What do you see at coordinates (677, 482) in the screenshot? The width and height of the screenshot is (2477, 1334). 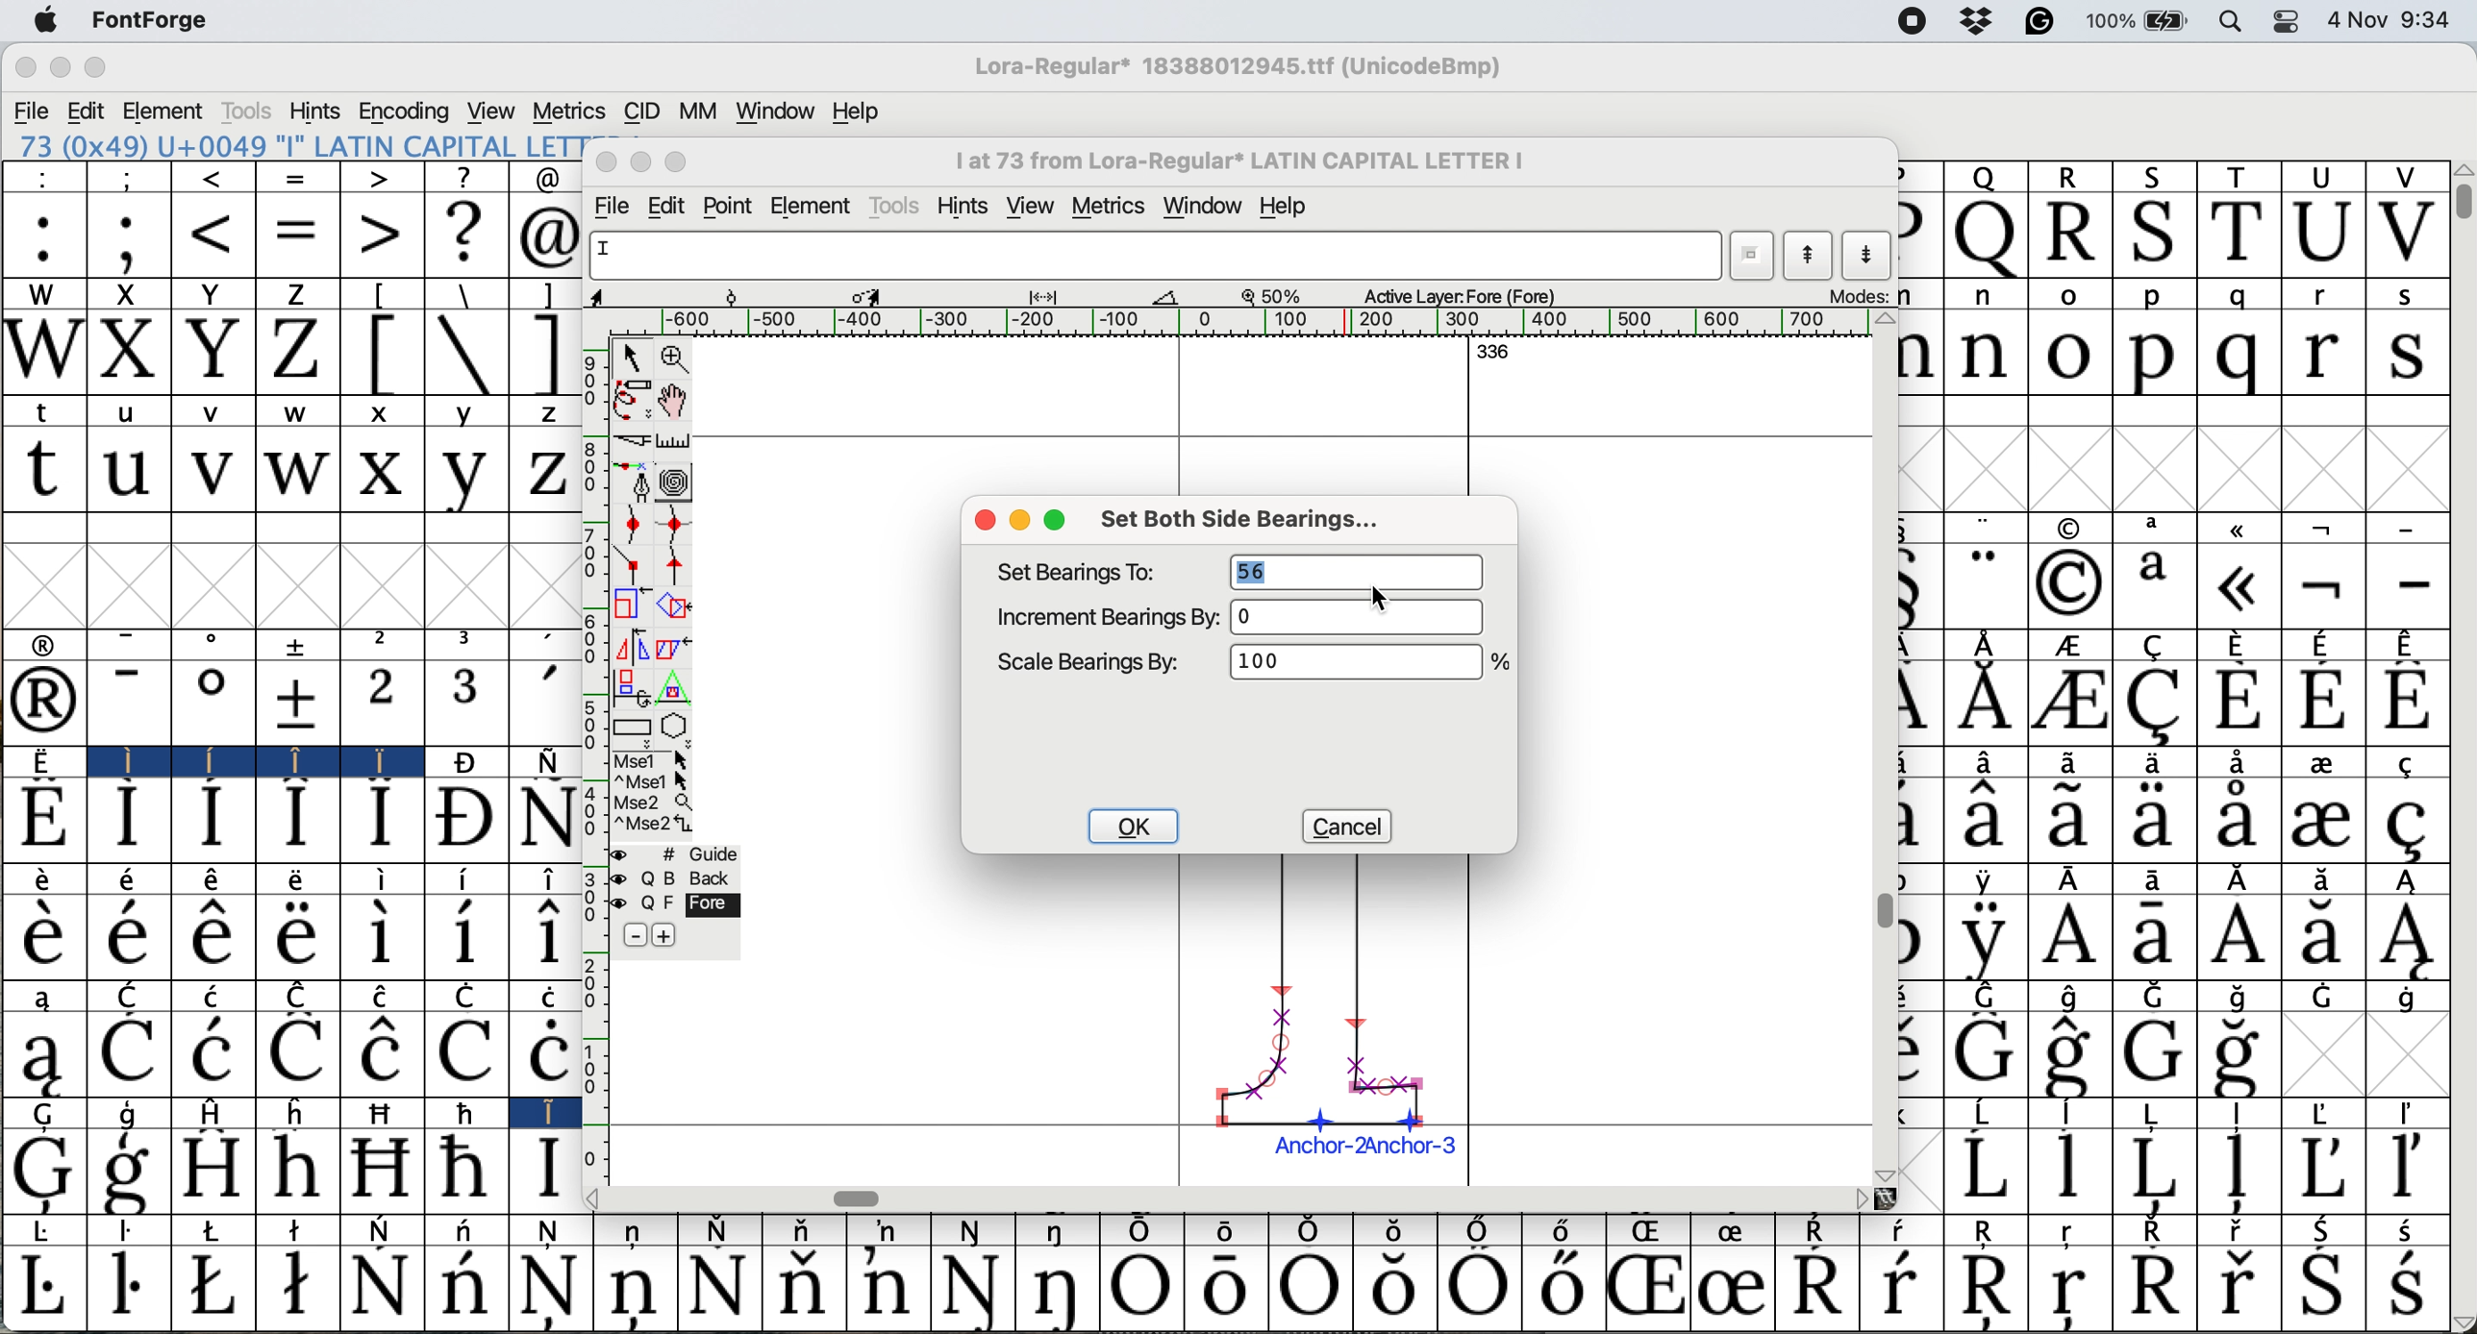 I see `change whether spiro is active or not` at bounding box center [677, 482].